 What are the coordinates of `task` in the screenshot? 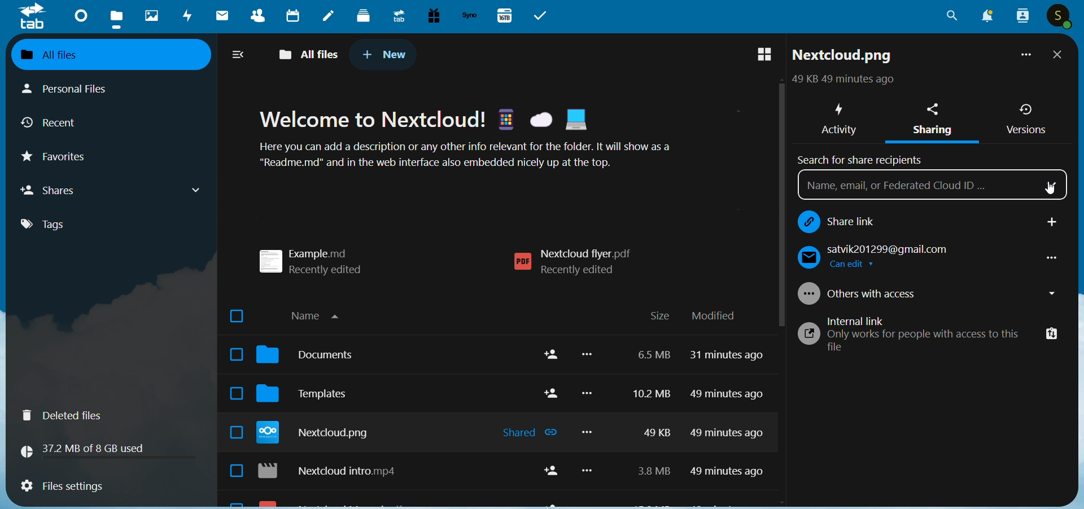 It's located at (543, 16).